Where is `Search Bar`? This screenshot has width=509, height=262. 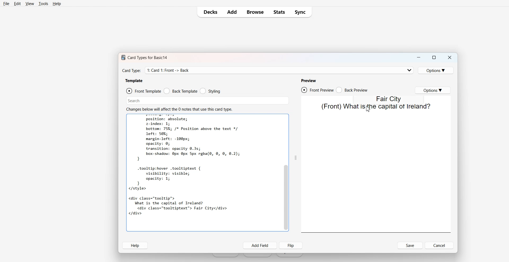
Search Bar is located at coordinates (208, 101).